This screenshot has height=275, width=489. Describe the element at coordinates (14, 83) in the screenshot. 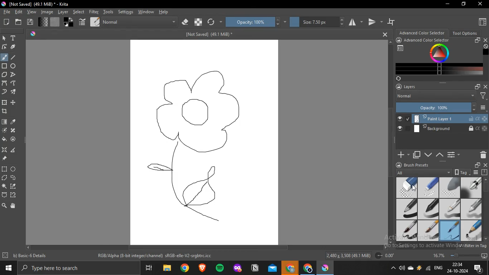

I see `freehand path tool` at that location.